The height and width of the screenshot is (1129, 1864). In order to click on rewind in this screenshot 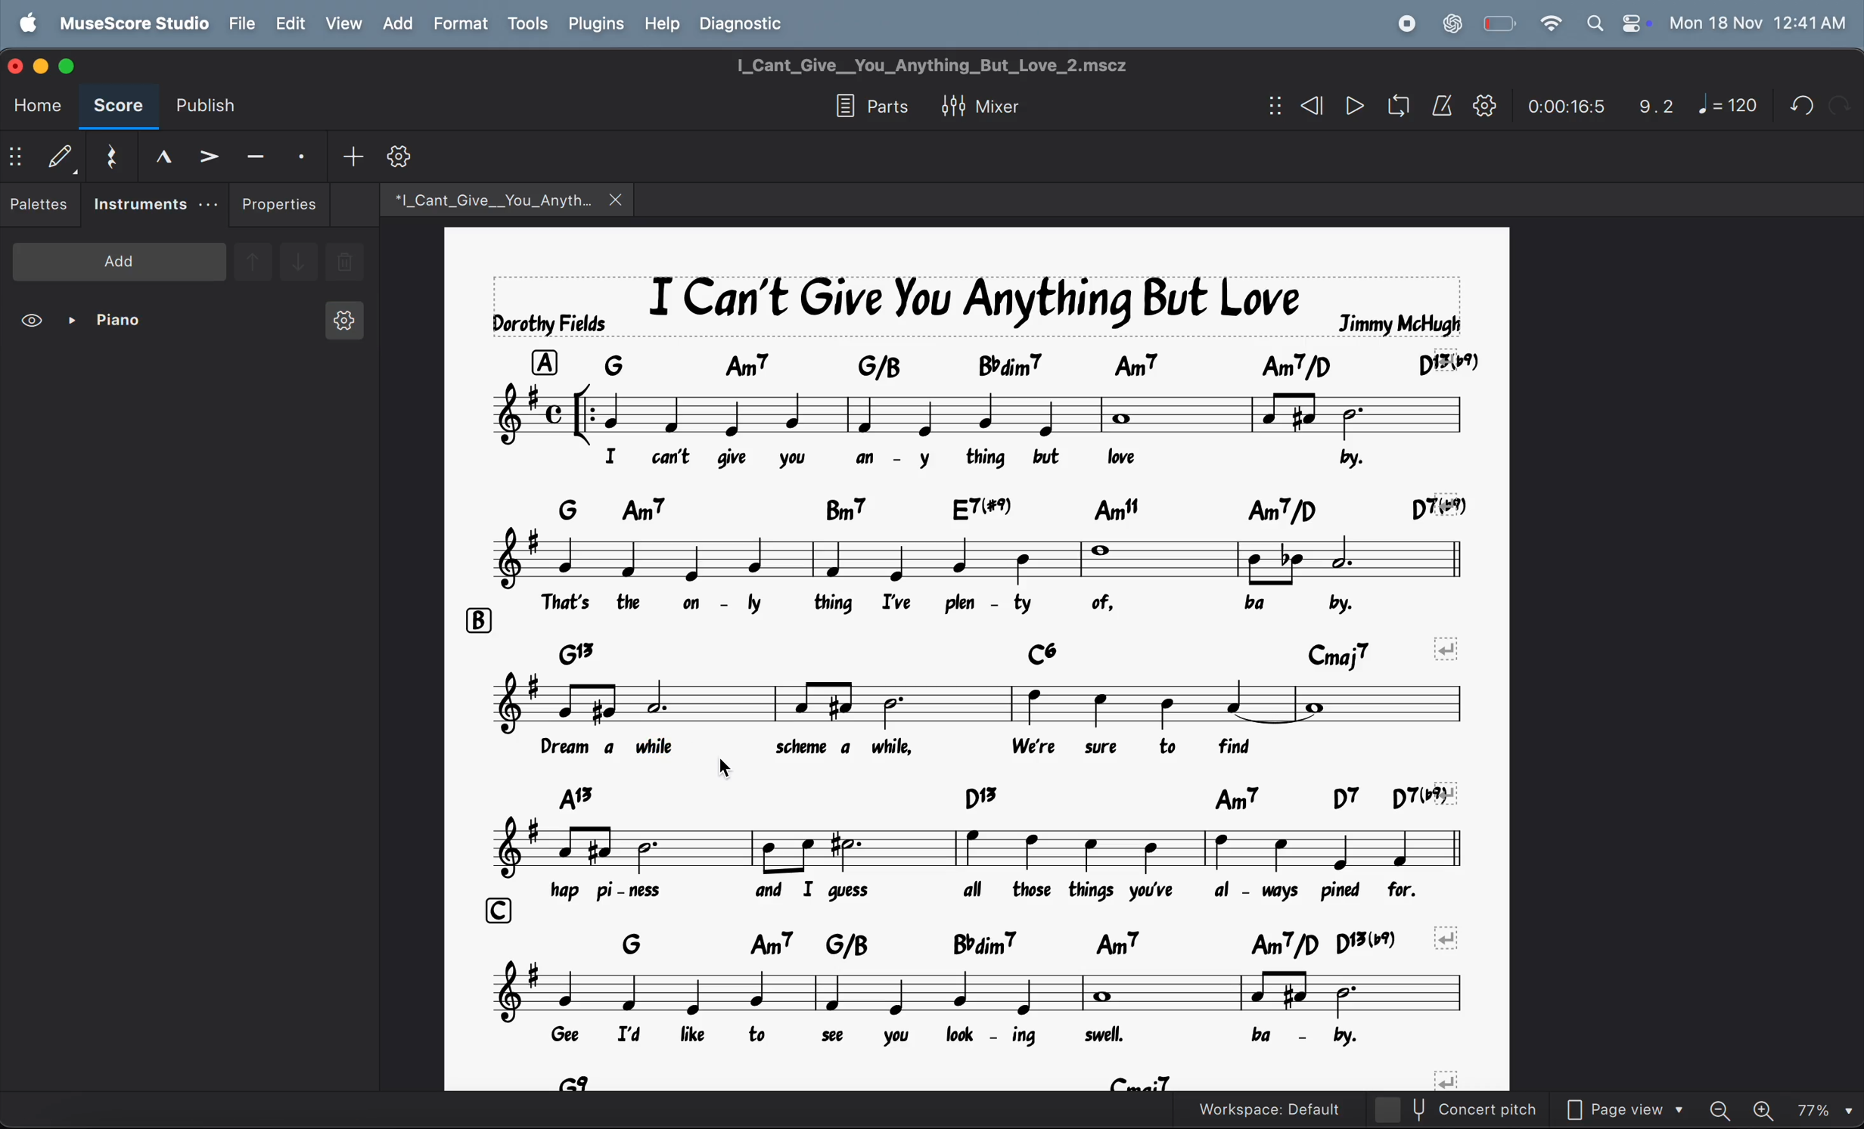, I will do `click(1313, 105)`.